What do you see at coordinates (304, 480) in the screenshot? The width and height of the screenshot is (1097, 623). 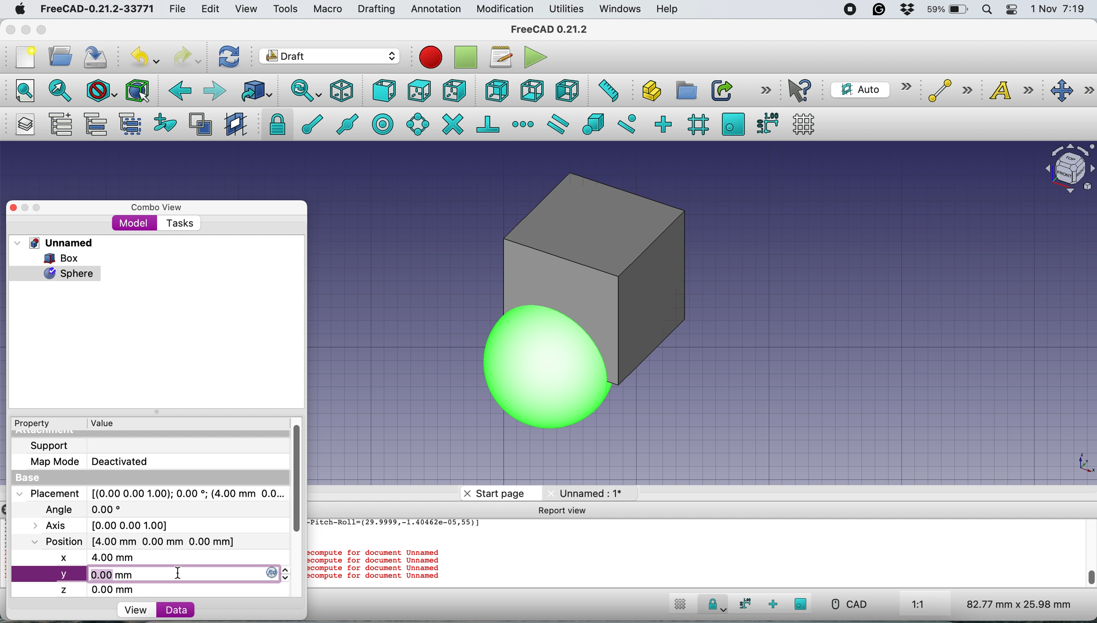 I see `vertical scroll bar` at bounding box center [304, 480].